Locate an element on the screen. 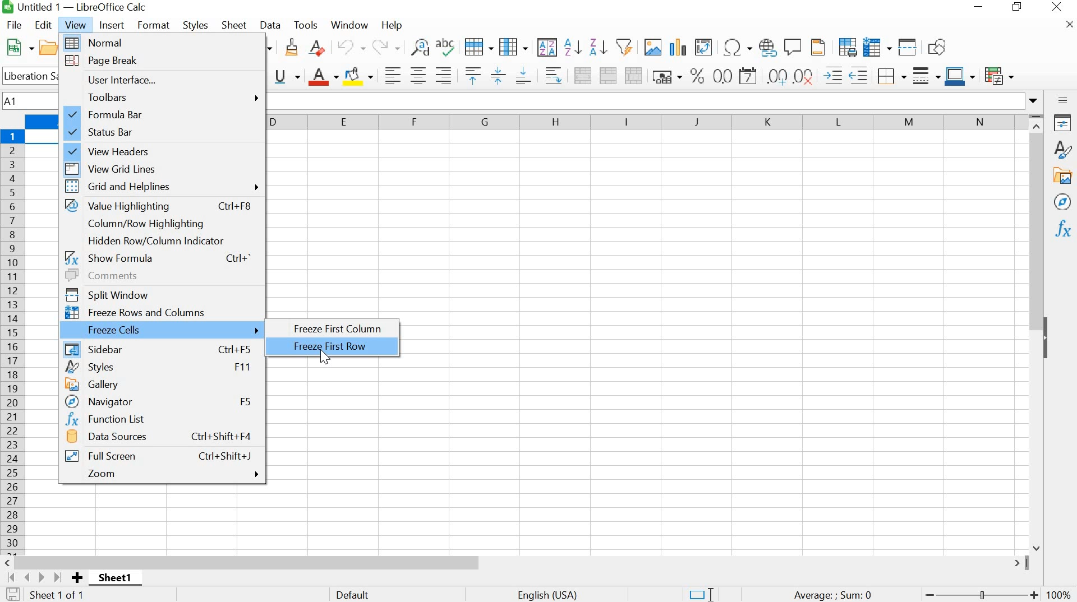  ZOOM OUT OR ZOOM IN is located at coordinates (979, 595).